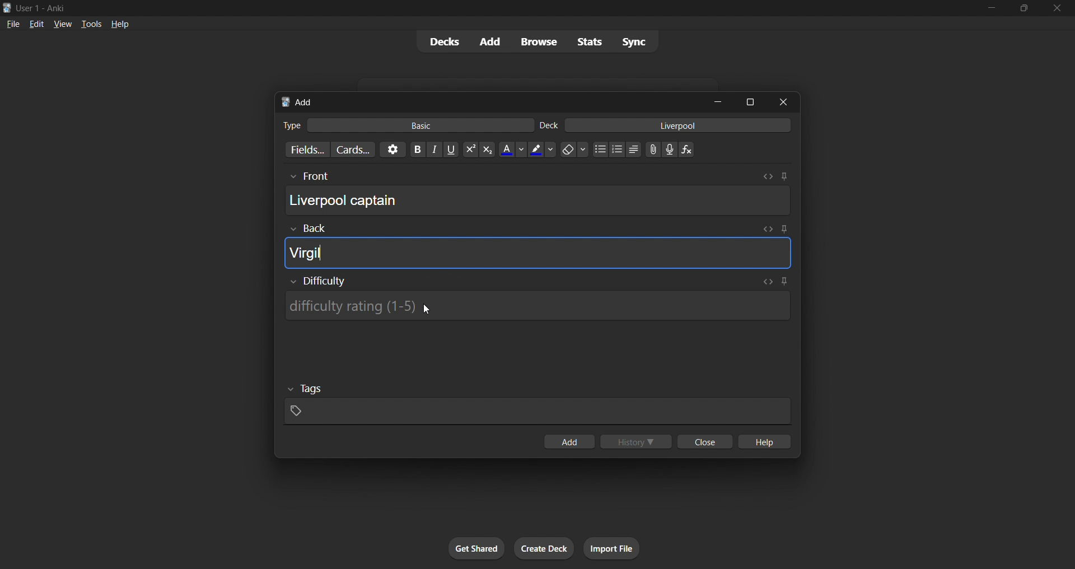 Image resolution: width=1075 pixels, height=569 pixels. I want to click on Text, so click(549, 125).